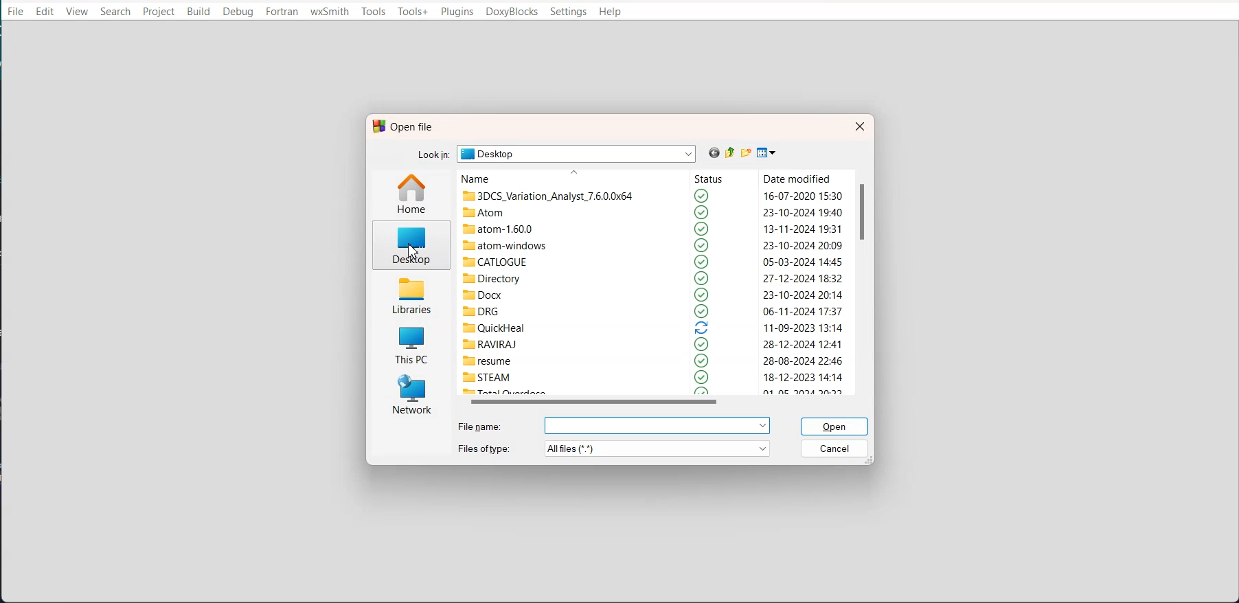  I want to click on Tools, so click(374, 12).